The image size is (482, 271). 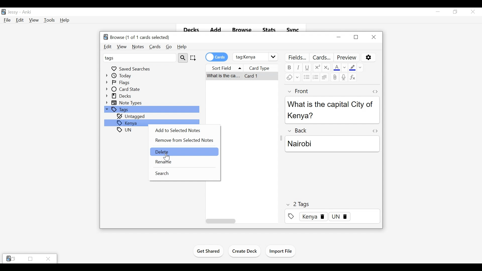 I want to click on card type, so click(x=264, y=67).